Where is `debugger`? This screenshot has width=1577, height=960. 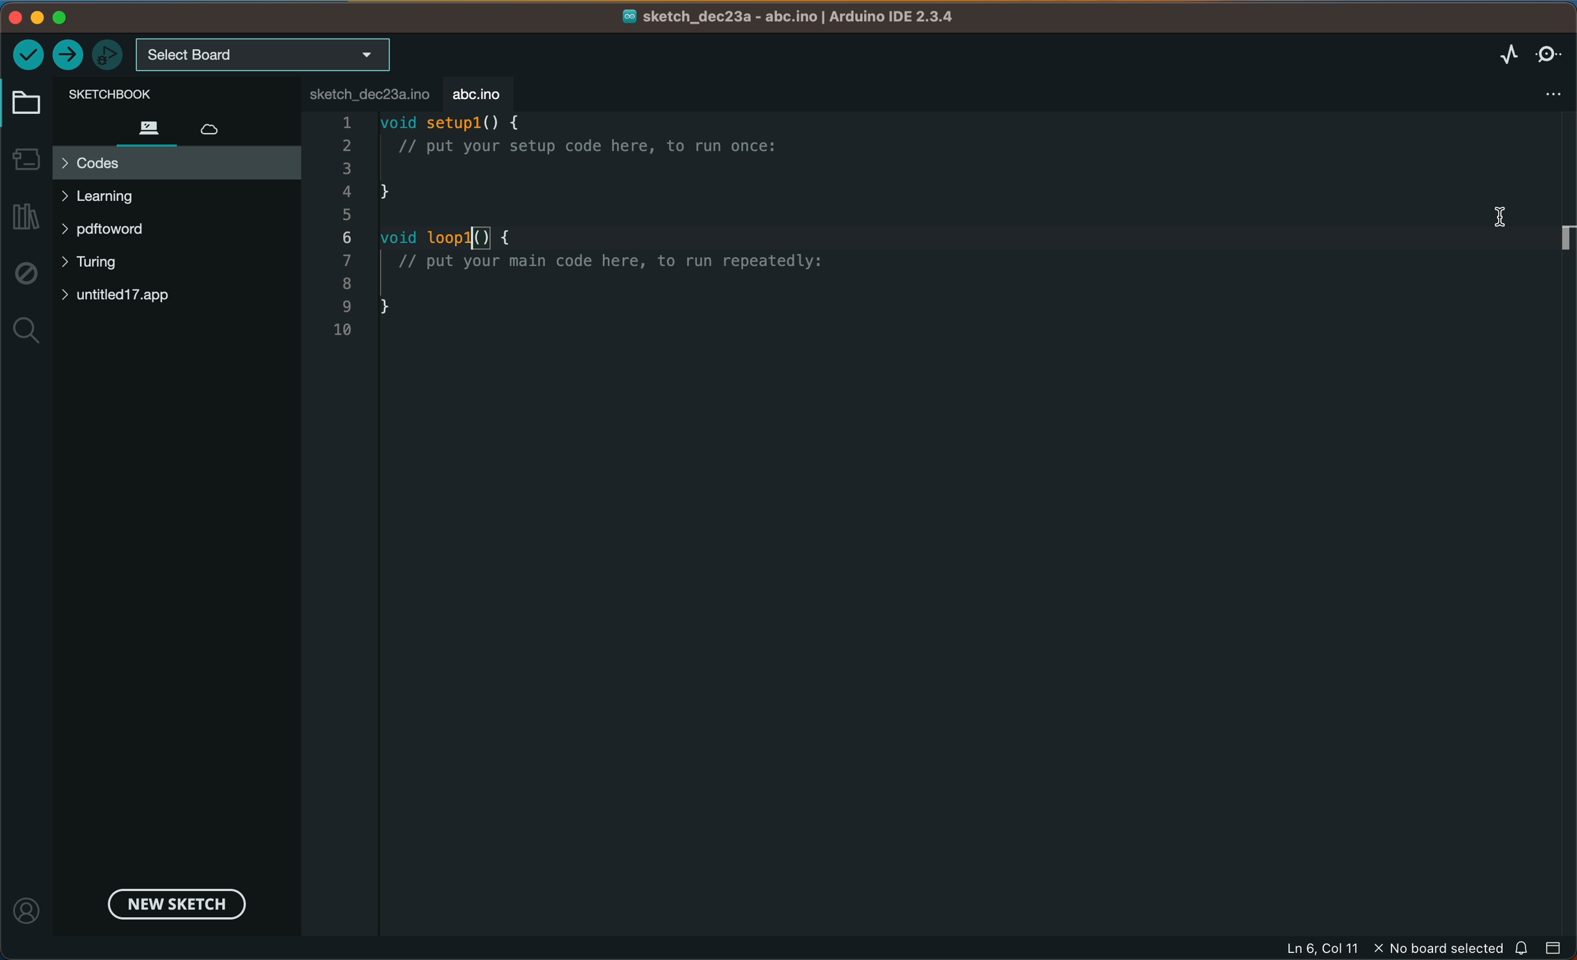 debugger is located at coordinates (107, 54).